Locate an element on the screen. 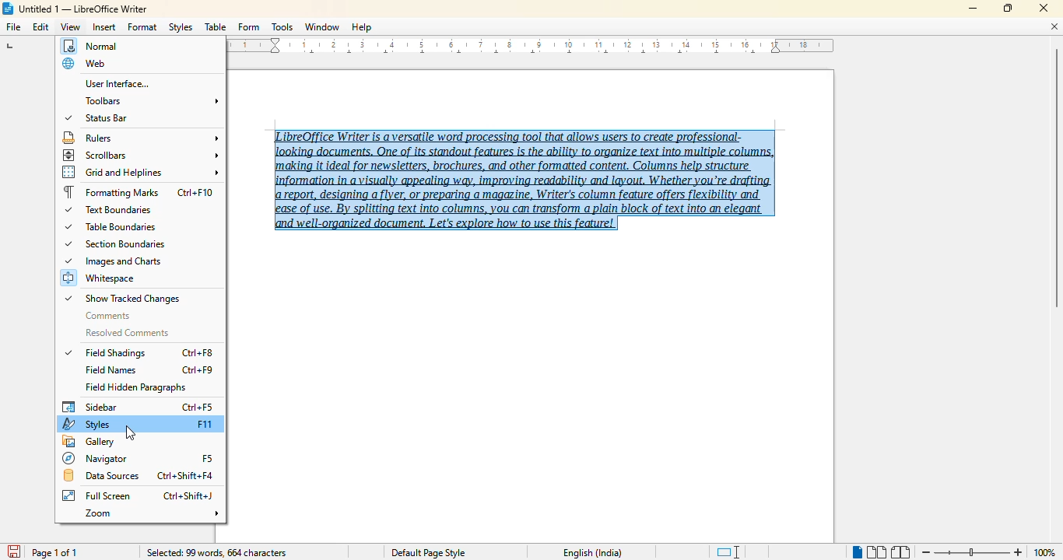 This screenshot has width=1063, height=560. status bar is located at coordinates (96, 118).